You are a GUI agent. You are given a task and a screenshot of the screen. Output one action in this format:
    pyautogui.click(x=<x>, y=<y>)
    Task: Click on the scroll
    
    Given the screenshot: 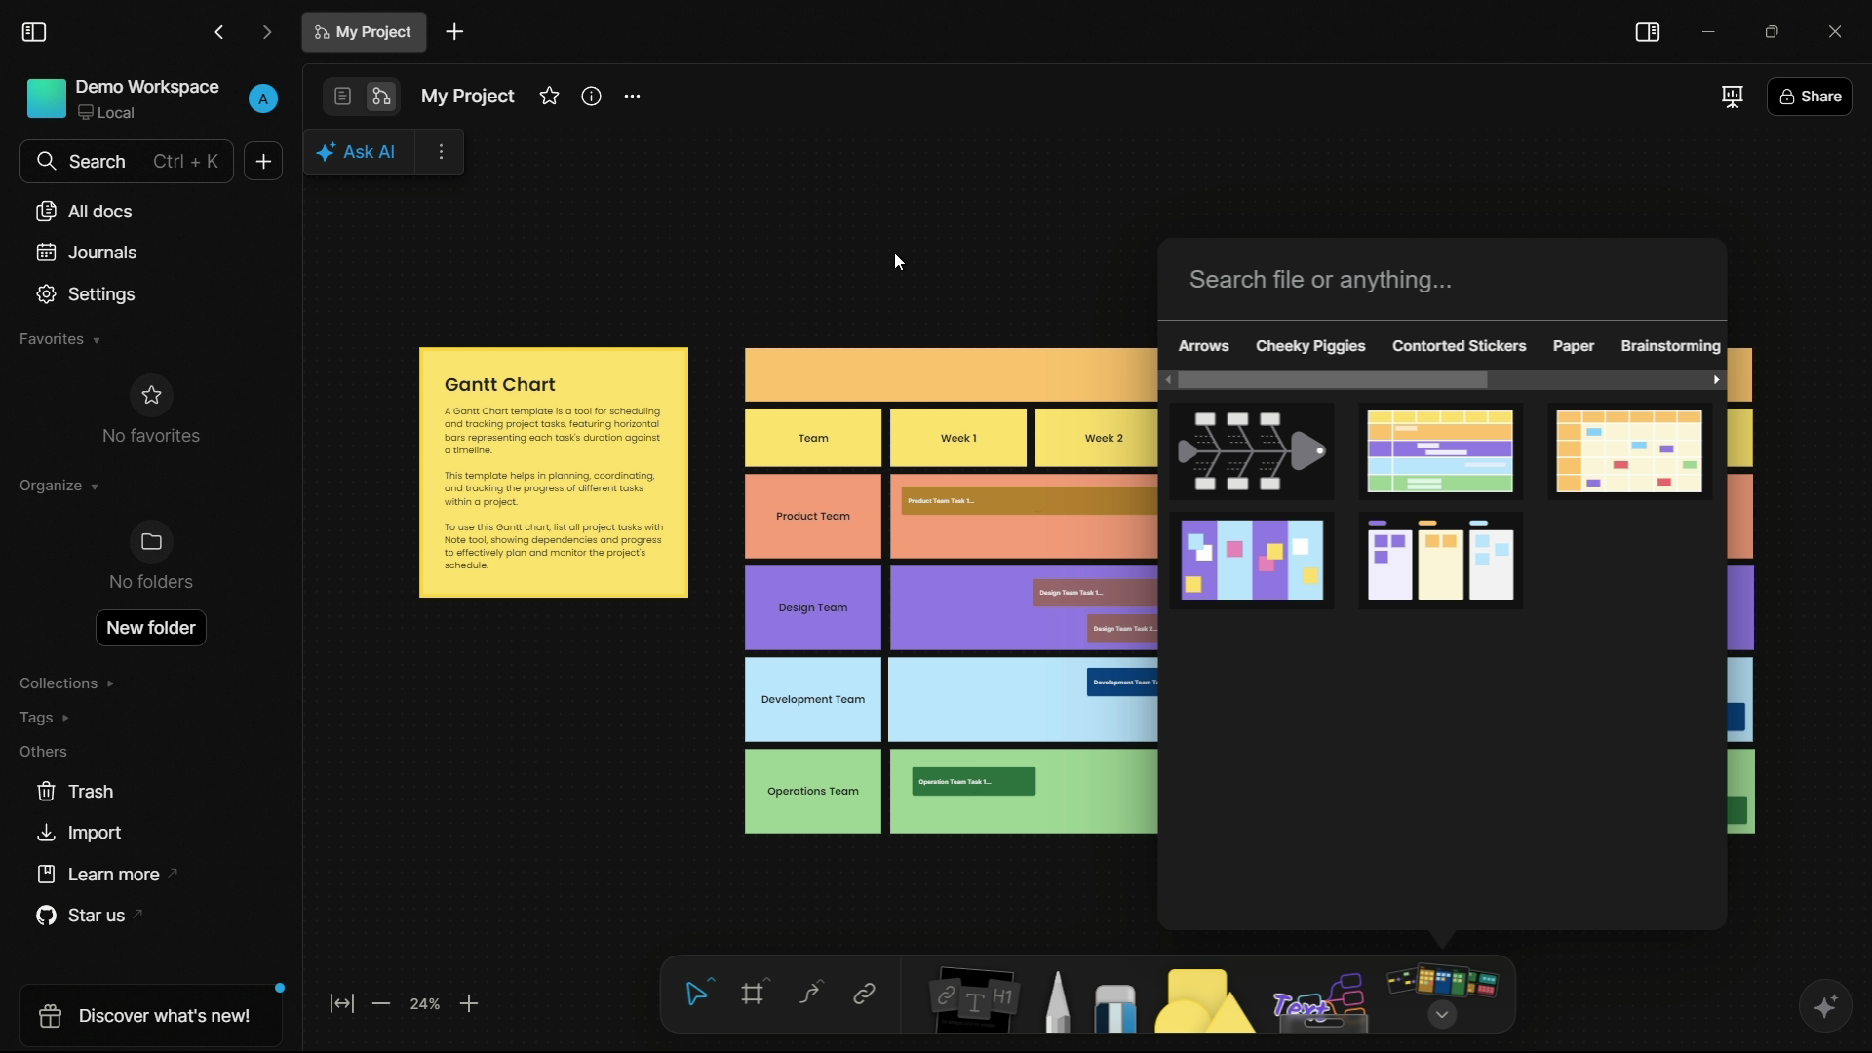 What is the action you would take?
    pyautogui.click(x=1447, y=380)
    